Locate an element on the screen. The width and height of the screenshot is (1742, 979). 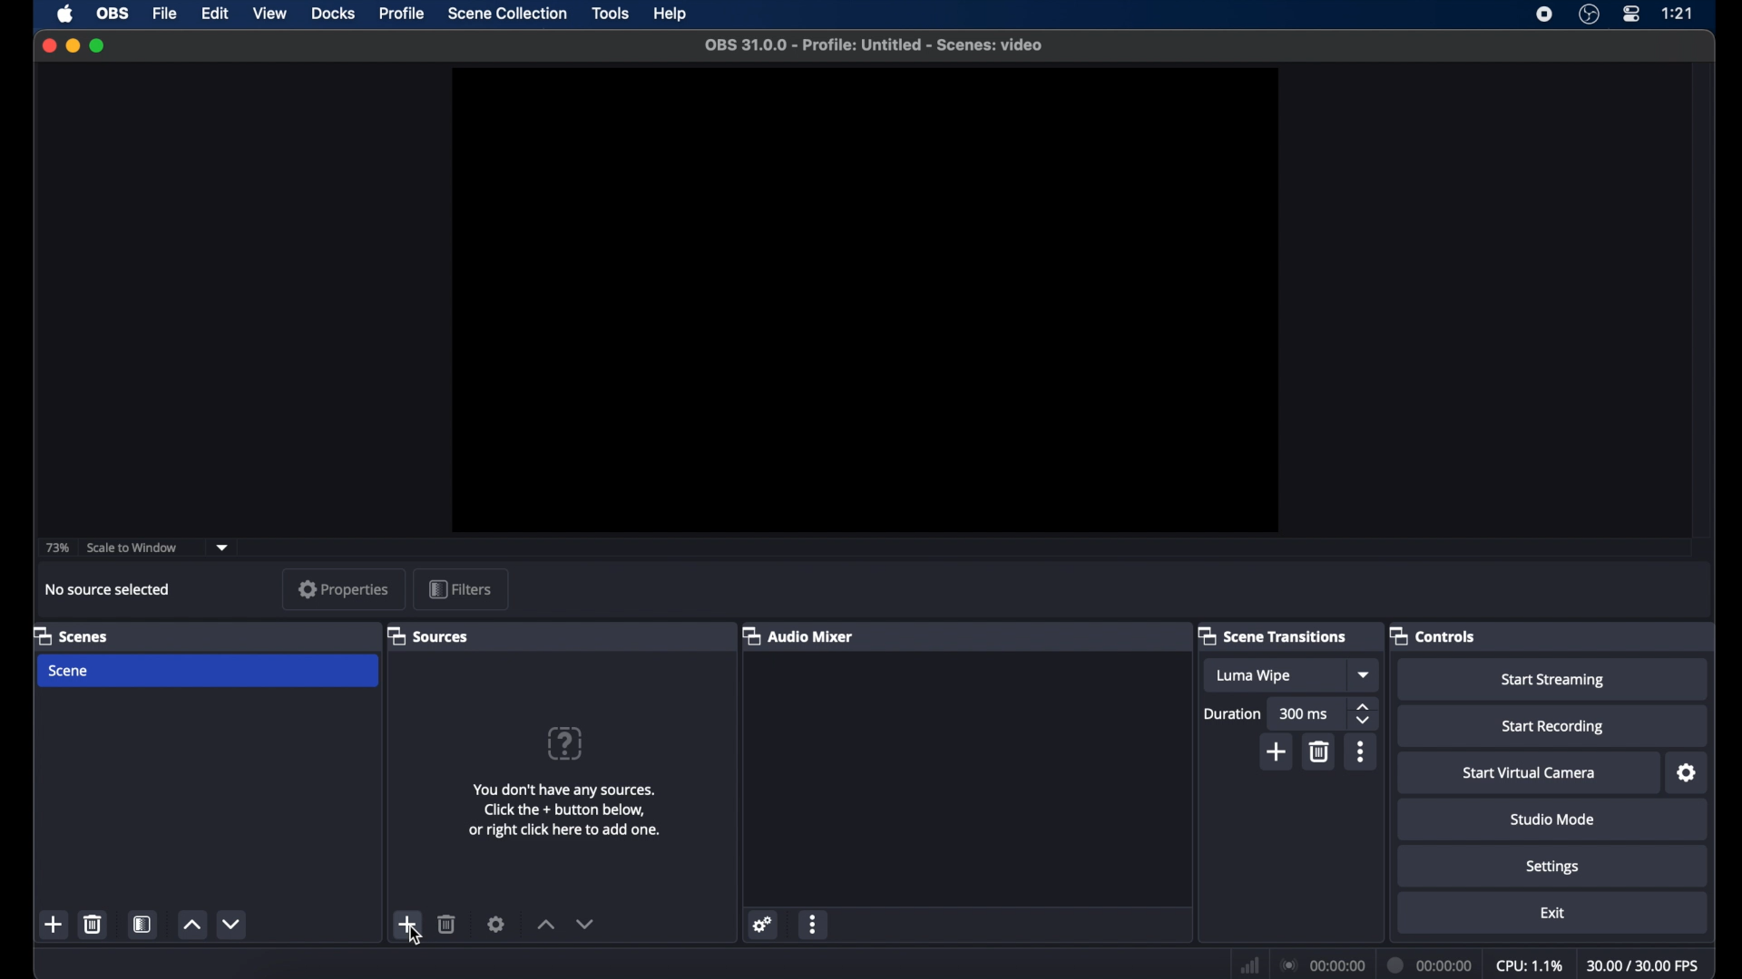
stepper buttons is located at coordinates (1365, 714).